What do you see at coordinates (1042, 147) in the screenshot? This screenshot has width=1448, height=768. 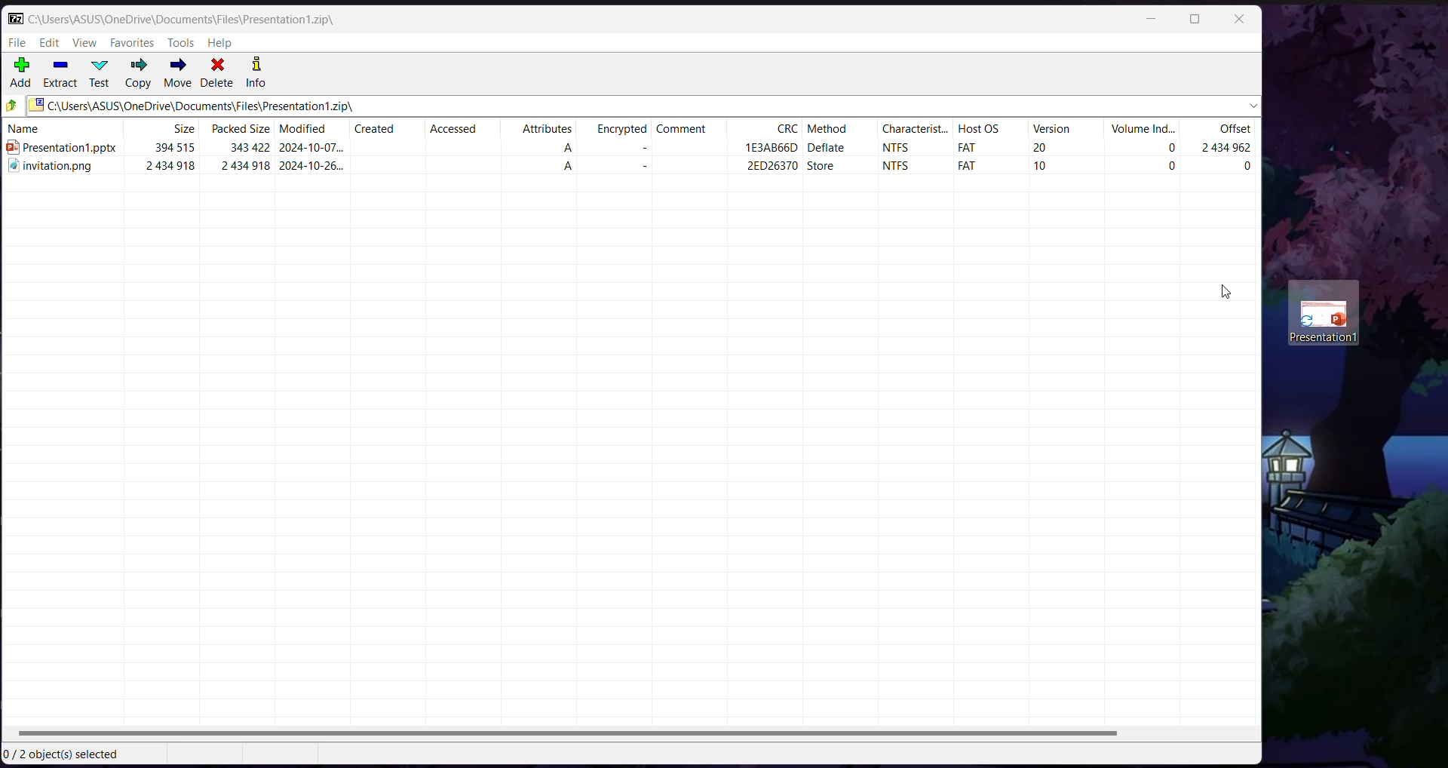 I see `20` at bounding box center [1042, 147].